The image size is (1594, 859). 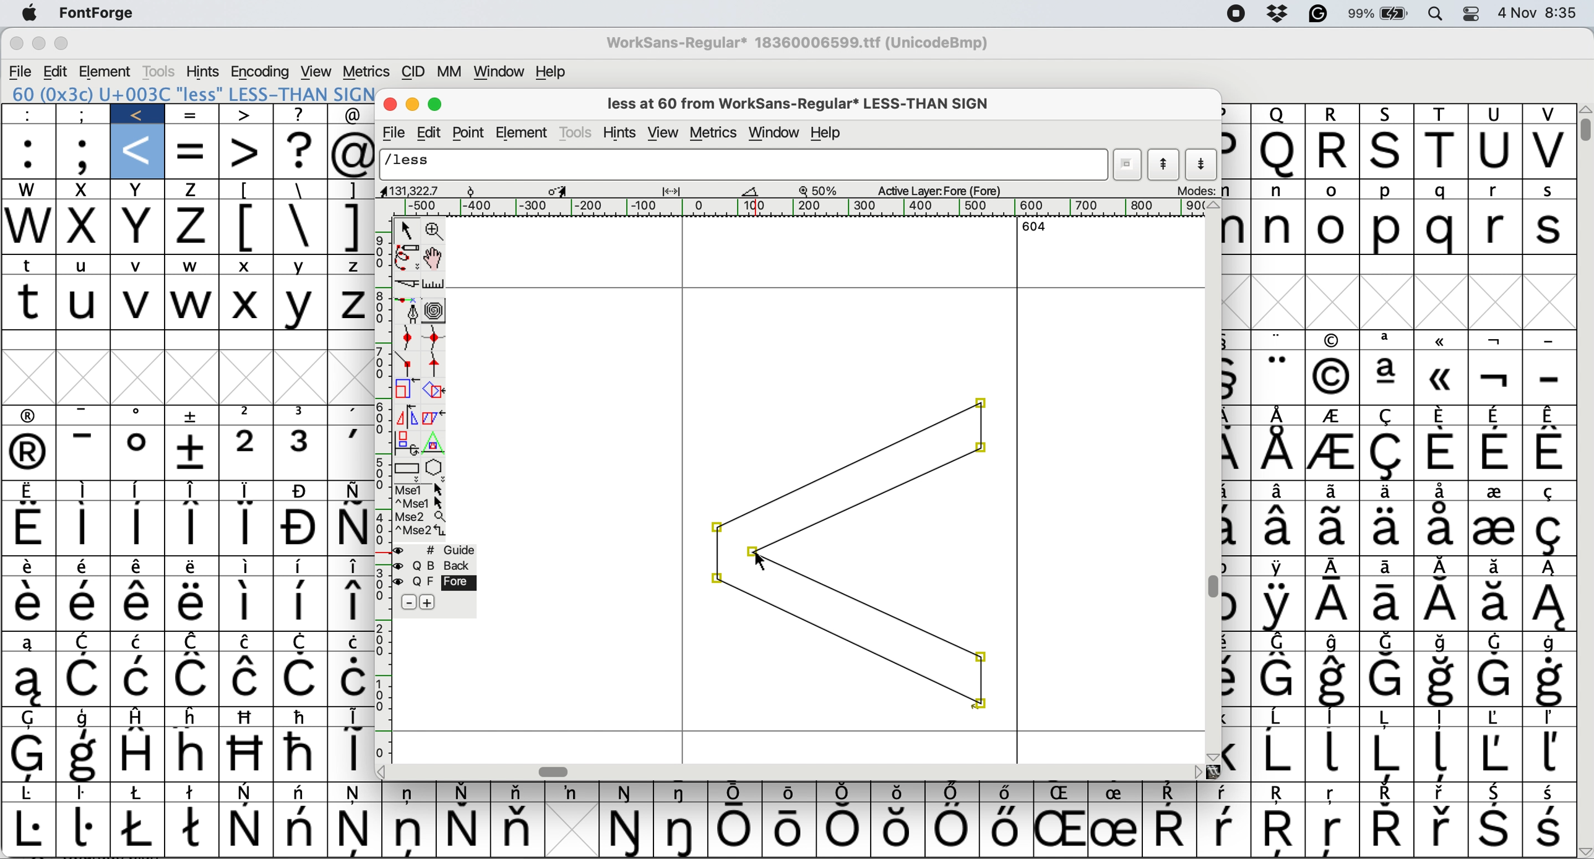 What do you see at coordinates (1332, 718) in the screenshot?
I see `Symbol` at bounding box center [1332, 718].